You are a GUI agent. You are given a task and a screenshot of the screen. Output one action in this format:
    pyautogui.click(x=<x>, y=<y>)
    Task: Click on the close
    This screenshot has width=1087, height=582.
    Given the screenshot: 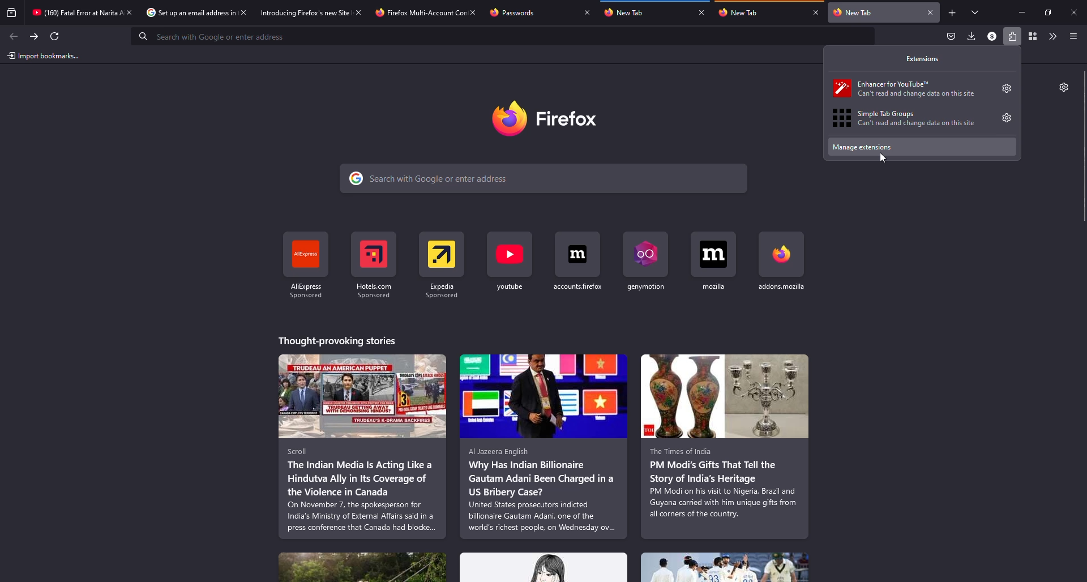 What is the action you would take?
    pyautogui.click(x=358, y=12)
    